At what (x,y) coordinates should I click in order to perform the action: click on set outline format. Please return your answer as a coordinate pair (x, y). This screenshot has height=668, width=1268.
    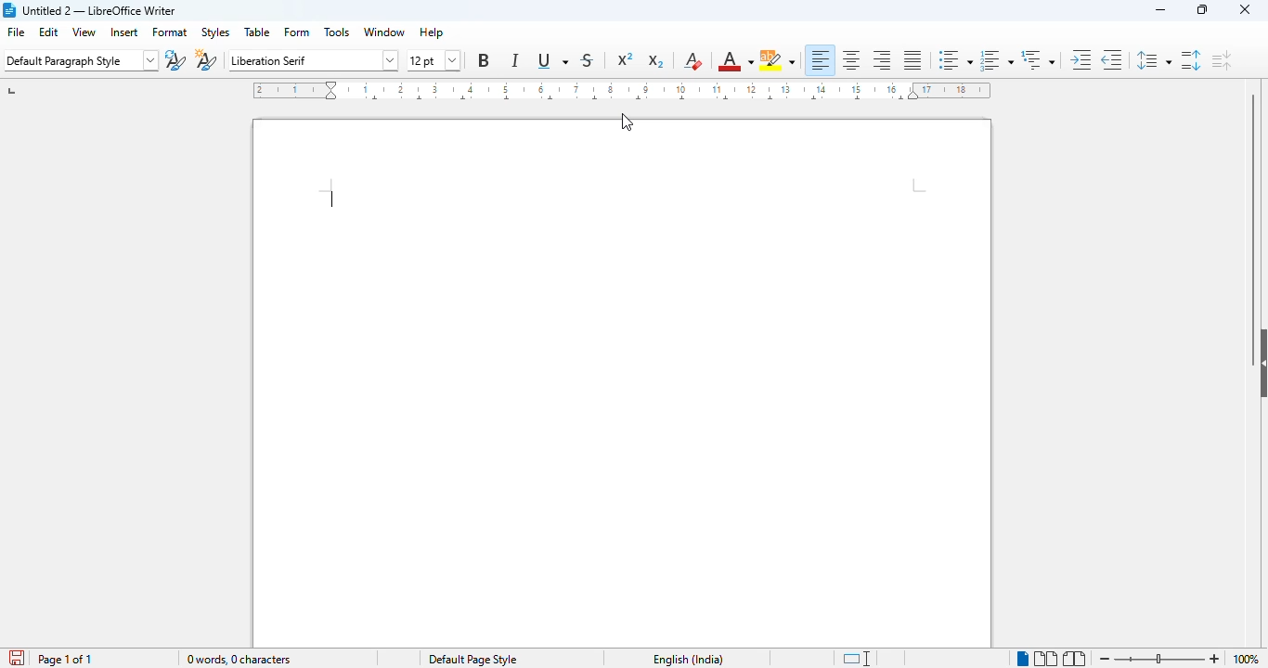
    Looking at the image, I should click on (1038, 60).